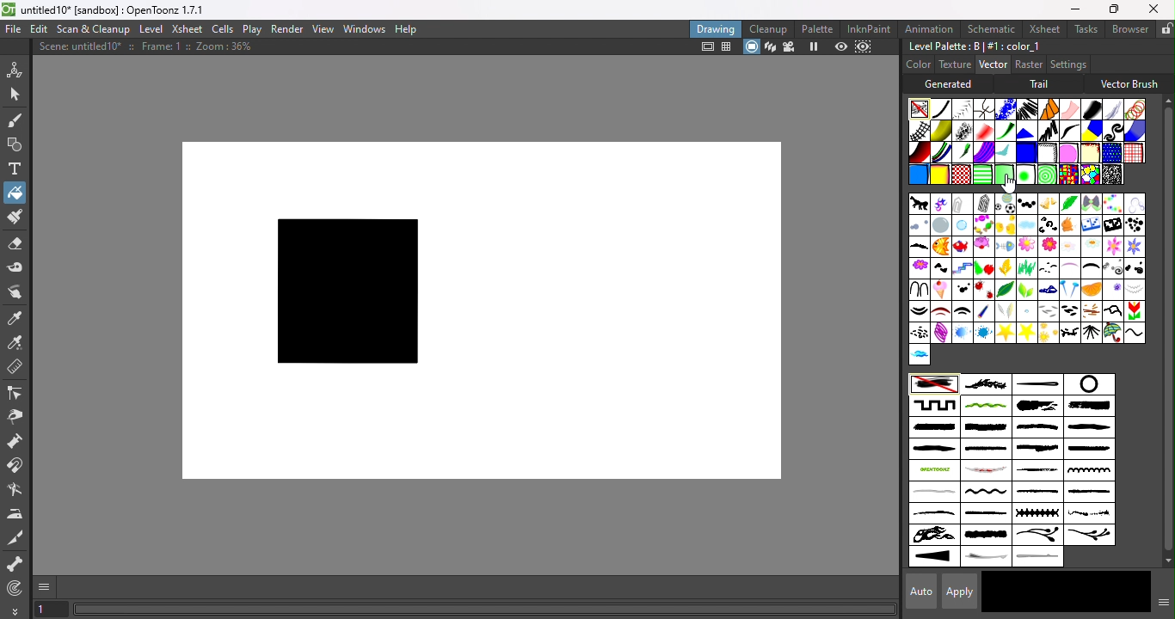 The width and height of the screenshot is (1175, 619). Describe the element at coordinates (1041, 557) in the screenshot. I see `trail_shape2` at that location.